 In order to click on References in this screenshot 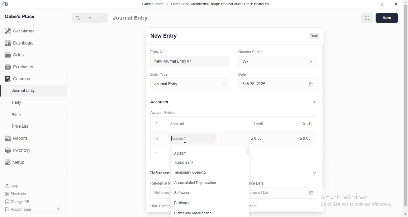, I will do `click(159, 173)`.